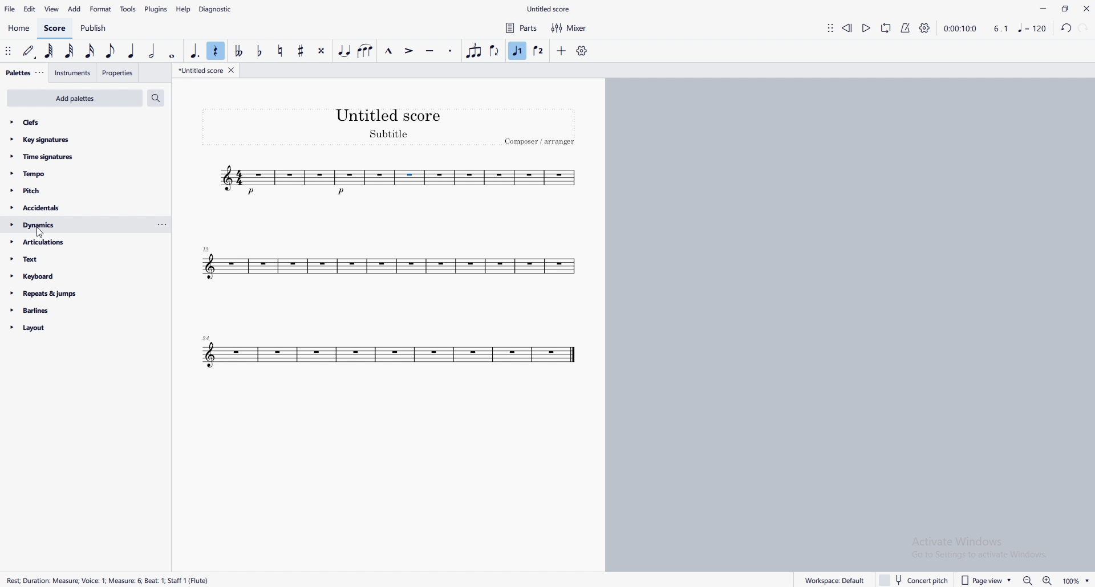  Describe the element at coordinates (523, 28) in the screenshot. I see `parts` at that location.